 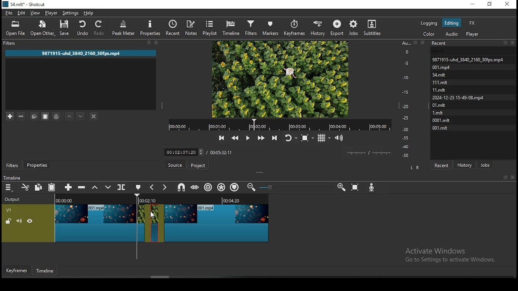 What do you see at coordinates (305, 138) in the screenshot?
I see `toggle zoo` at bounding box center [305, 138].